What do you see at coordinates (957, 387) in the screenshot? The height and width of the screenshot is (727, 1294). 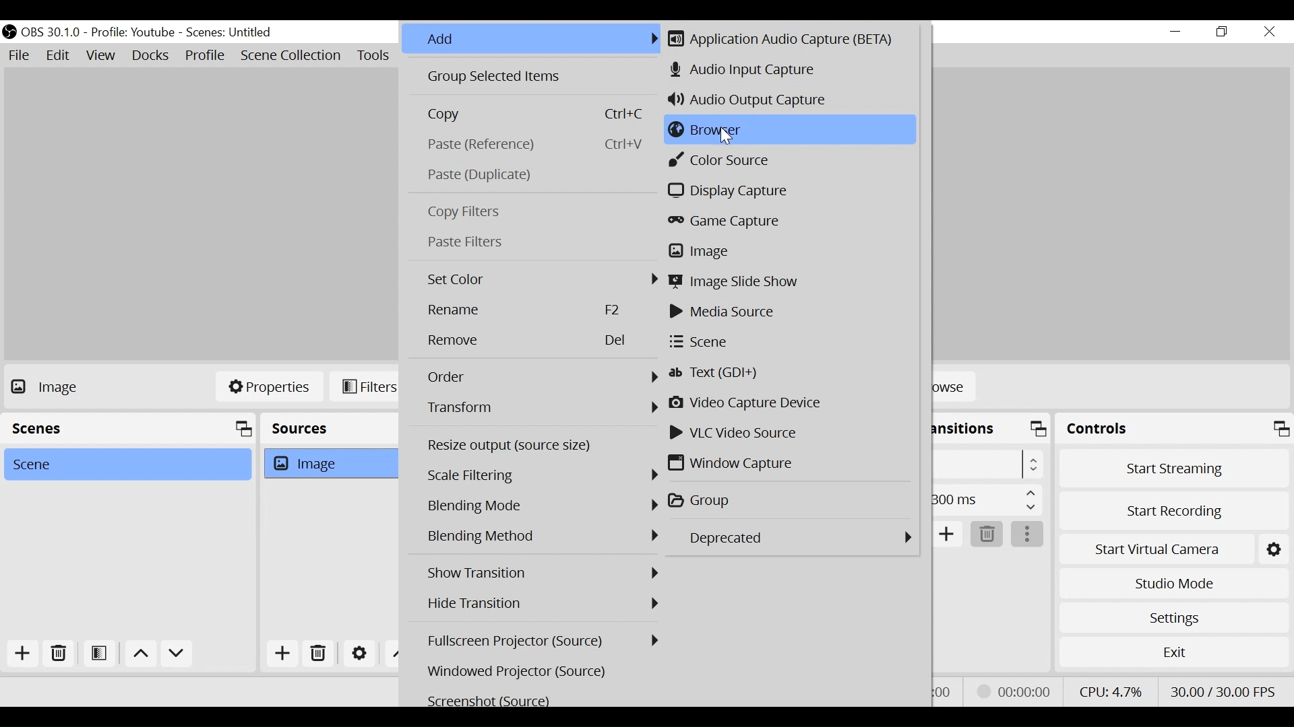 I see `Browse` at bounding box center [957, 387].